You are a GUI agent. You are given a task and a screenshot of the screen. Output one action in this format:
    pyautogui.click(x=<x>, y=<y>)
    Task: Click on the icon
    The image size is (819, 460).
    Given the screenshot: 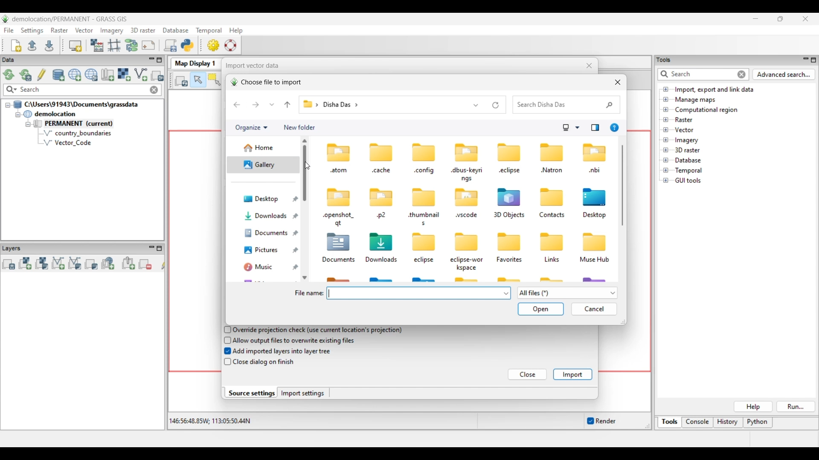 What is the action you would take?
    pyautogui.click(x=421, y=242)
    